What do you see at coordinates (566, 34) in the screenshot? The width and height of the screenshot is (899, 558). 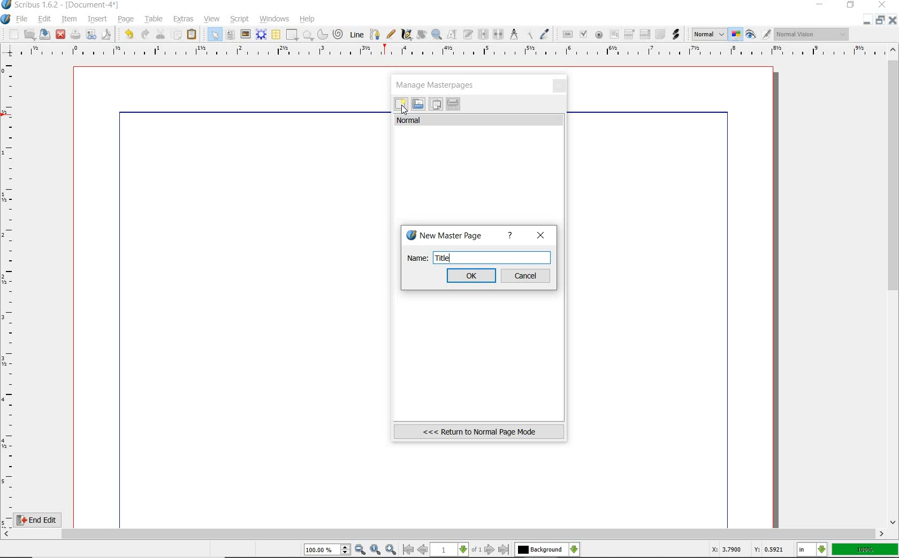 I see `pdf push button` at bounding box center [566, 34].